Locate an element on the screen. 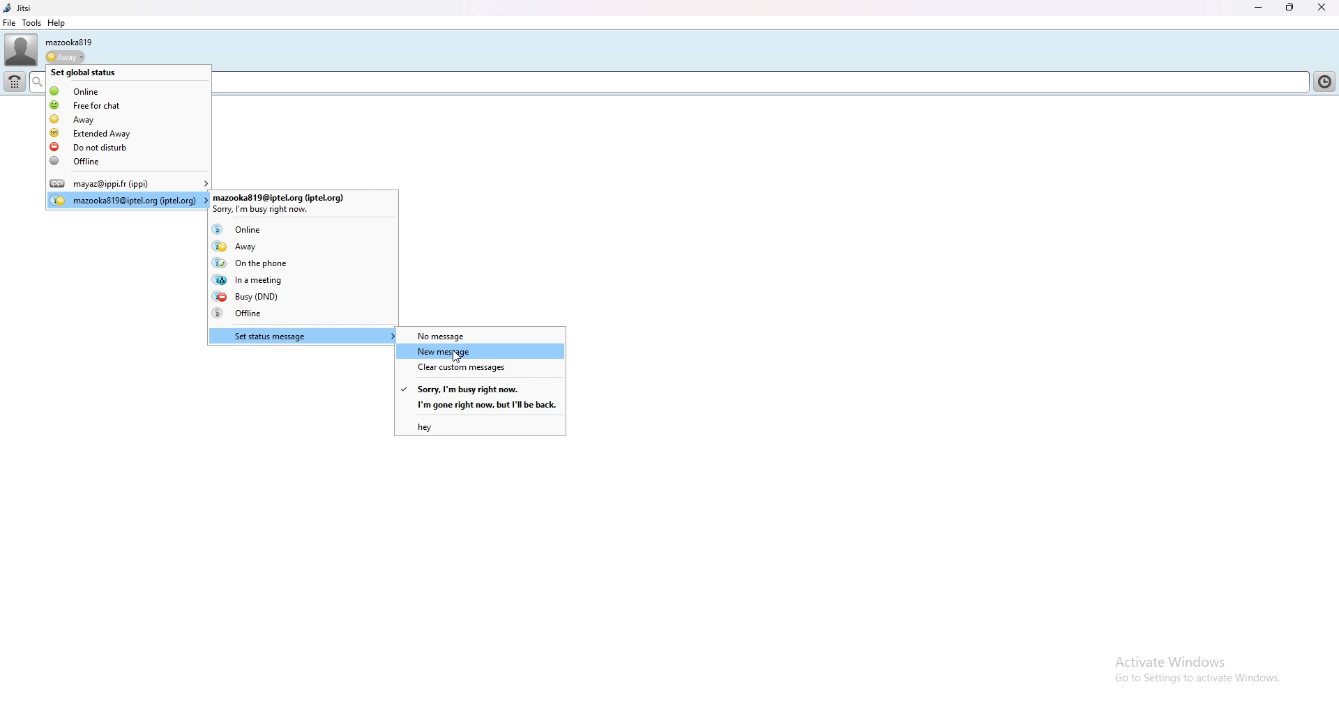 The width and height of the screenshot is (1339, 719). resize is located at coordinates (1292, 7).